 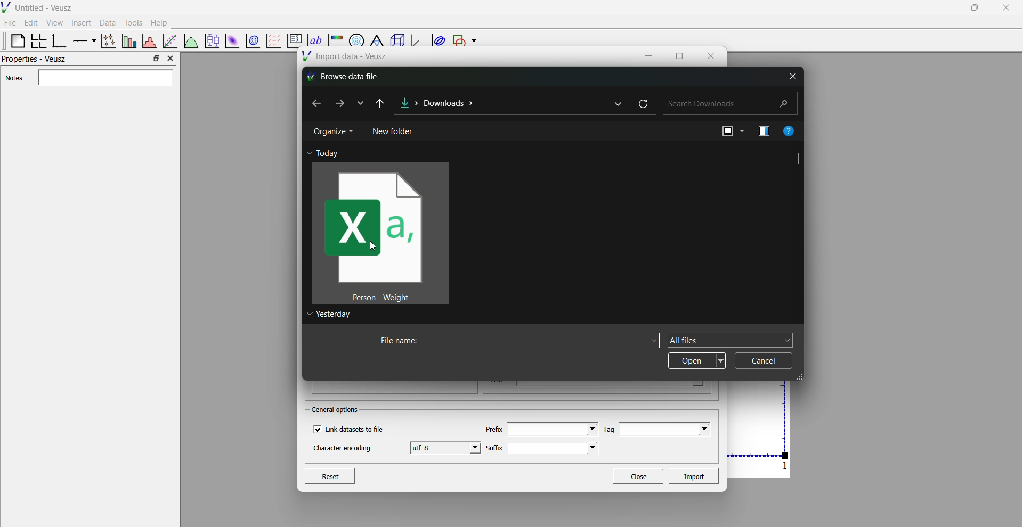 I want to click on Untitled - Veusz, so click(x=45, y=8).